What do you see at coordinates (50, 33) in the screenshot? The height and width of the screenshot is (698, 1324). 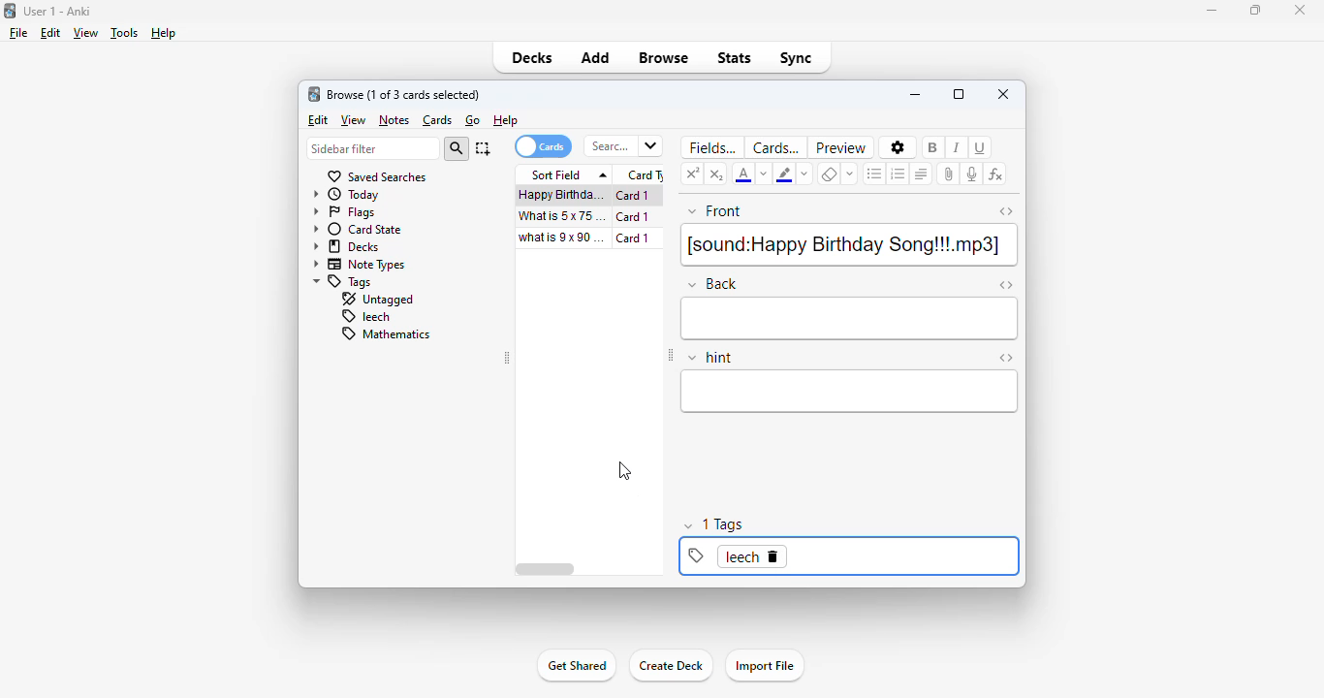 I see `edit` at bounding box center [50, 33].